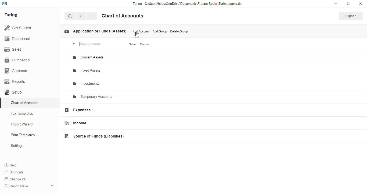  Describe the element at coordinates (5, 3) in the screenshot. I see `logo` at that location.